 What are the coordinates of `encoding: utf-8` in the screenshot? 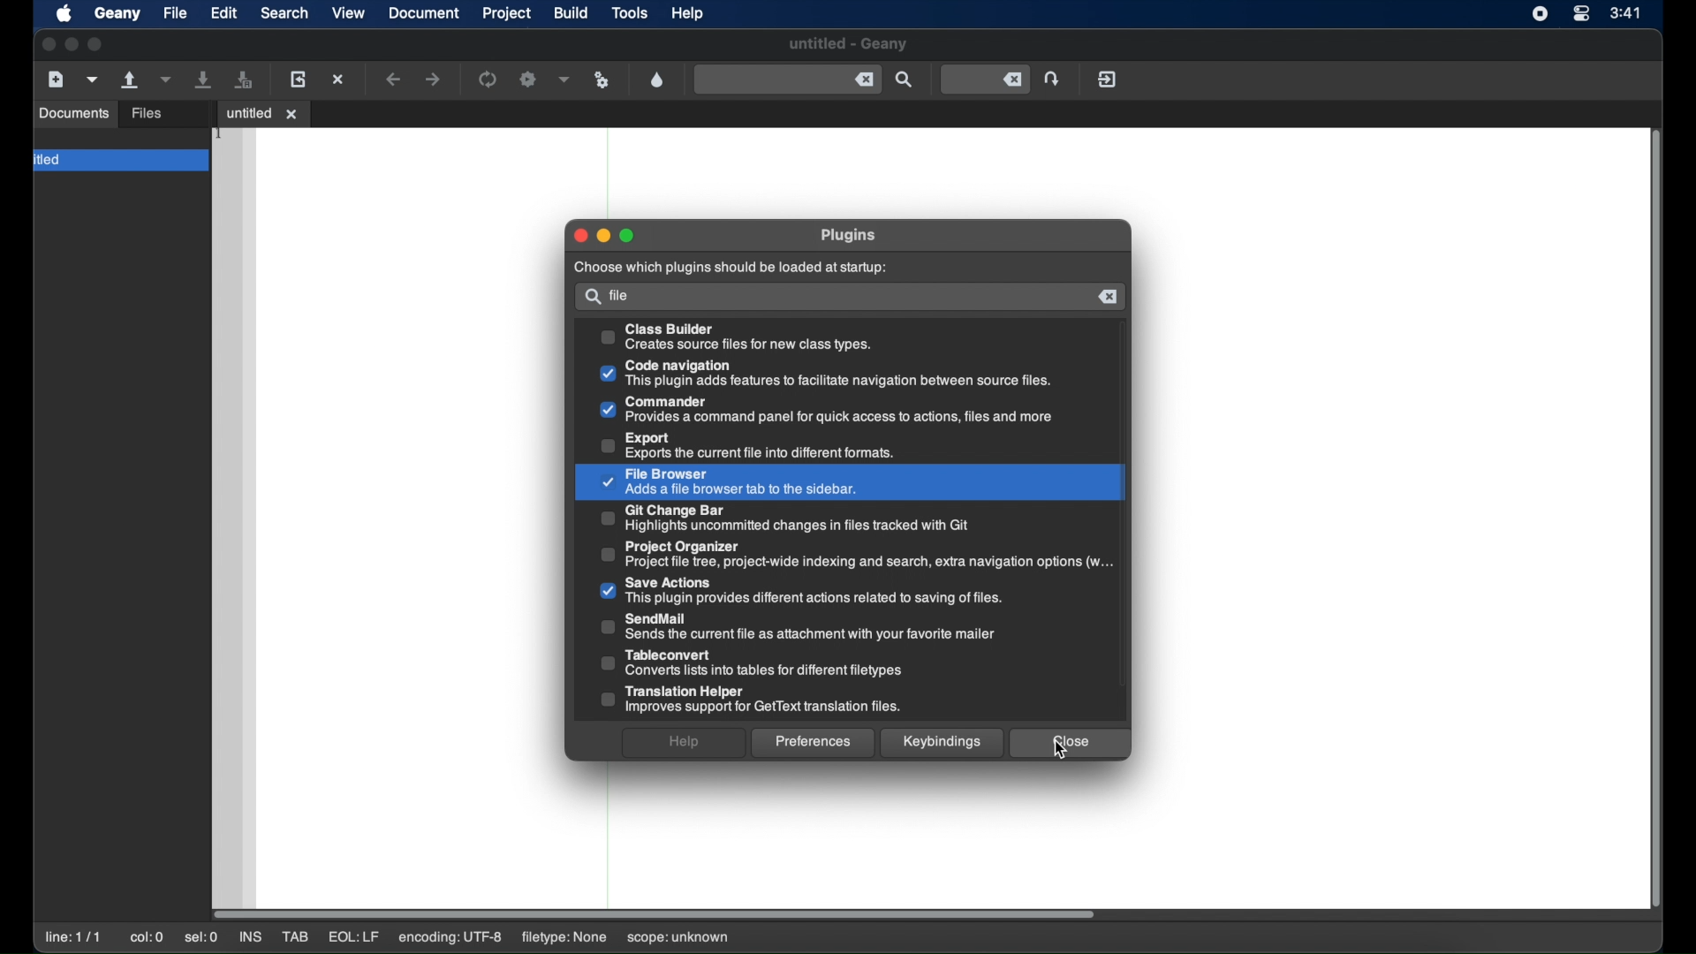 It's located at (450, 938).